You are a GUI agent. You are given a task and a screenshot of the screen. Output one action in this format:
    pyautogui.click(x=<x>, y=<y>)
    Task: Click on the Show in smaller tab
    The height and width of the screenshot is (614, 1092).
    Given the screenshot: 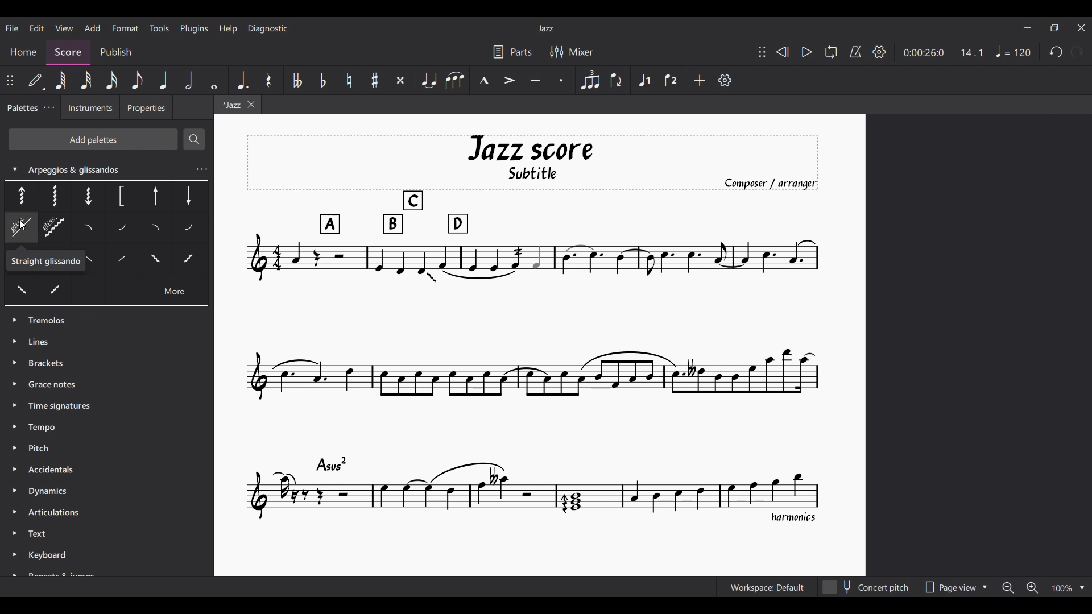 What is the action you would take?
    pyautogui.click(x=1054, y=28)
    